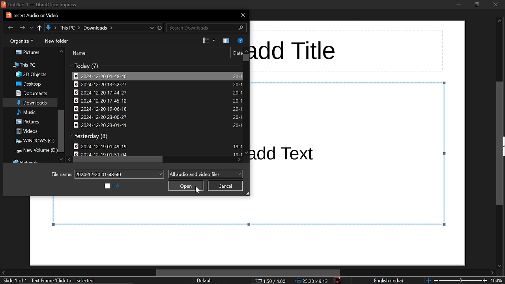 The width and height of the screenshot is (505, 284). What do you see at coordinates (242, 15) in the screenshot?
I see `close` at bounding box center [242, 15].